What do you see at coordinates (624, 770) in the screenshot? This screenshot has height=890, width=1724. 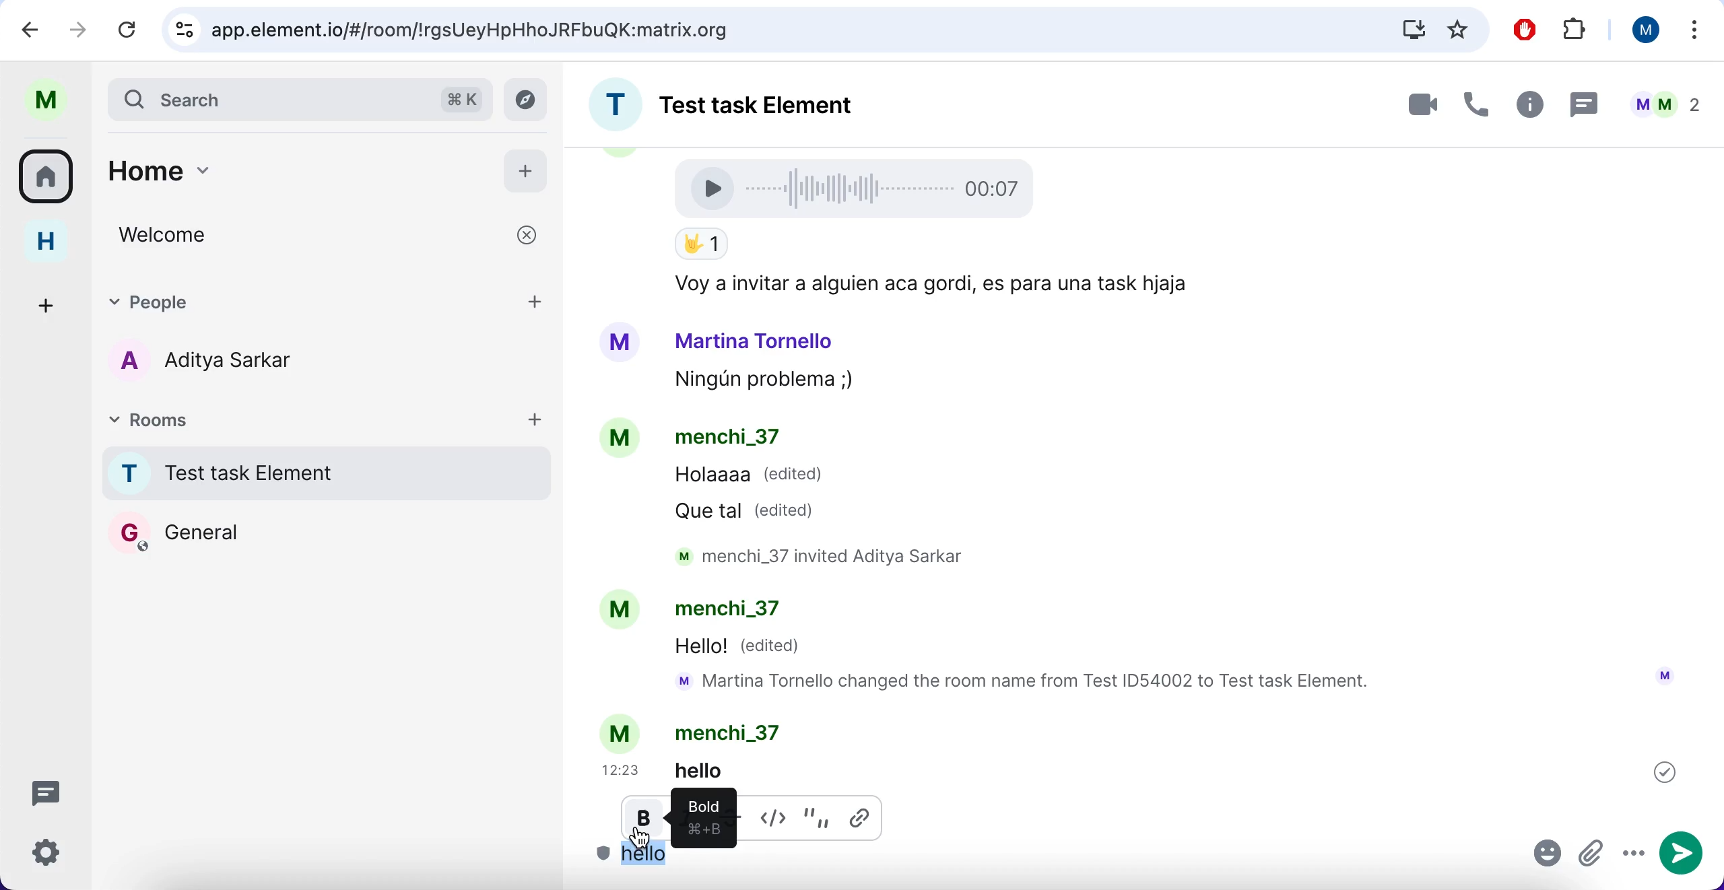 I see `12:23` at bounding box center [624, 770].